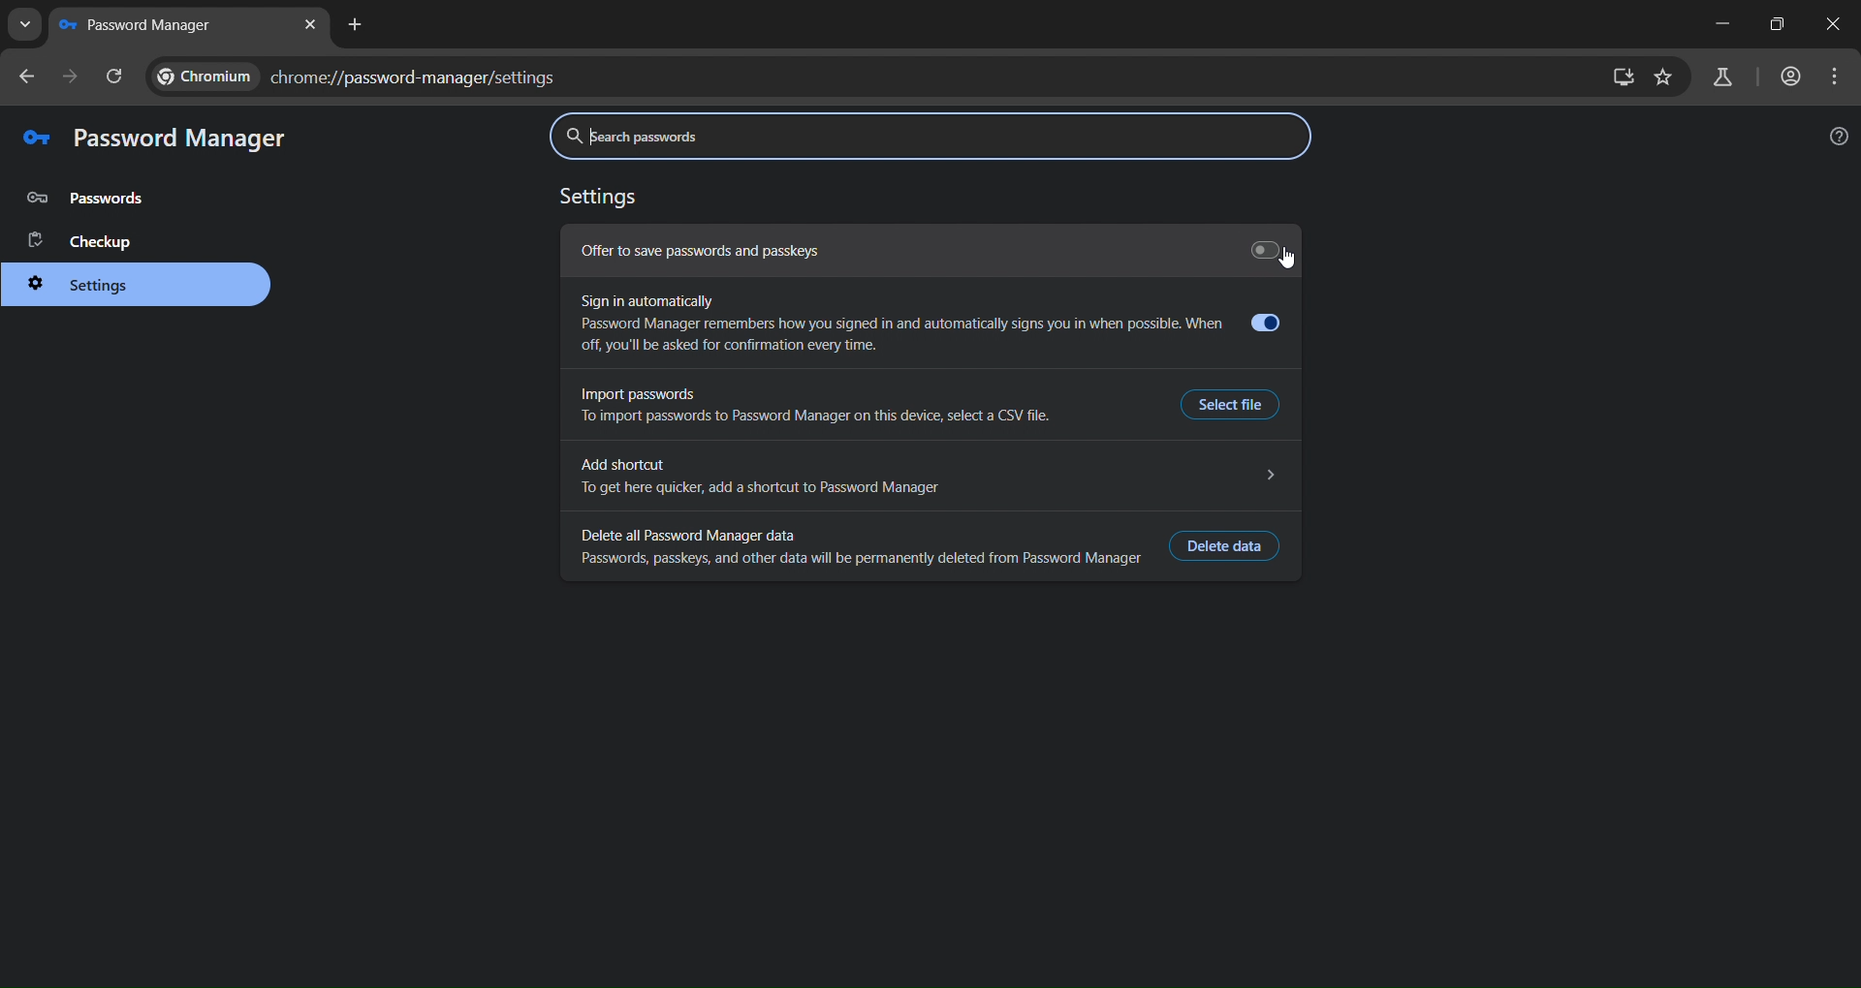 The height and width of the screenshot is (988, 1861). What do you see at coordinates (26, 77) in the screenshot?
I see `go back one page` at bounding box center [26, 77].